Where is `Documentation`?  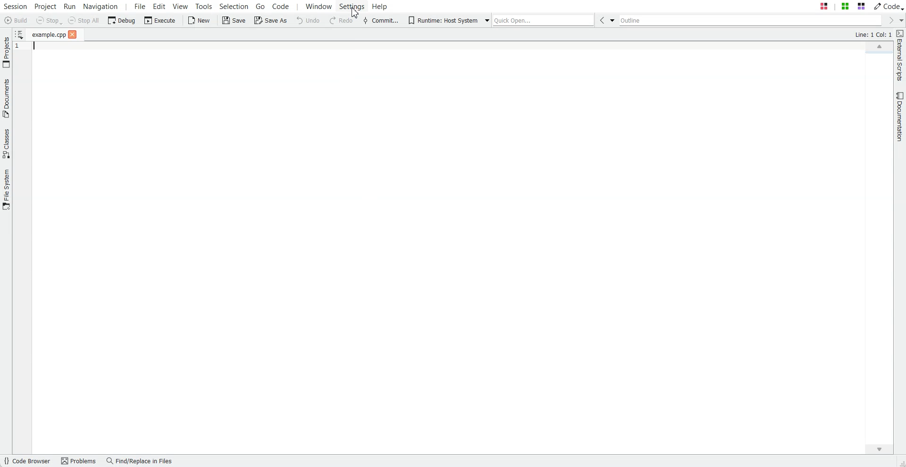
Documentation is located at coordinates (900, 117).